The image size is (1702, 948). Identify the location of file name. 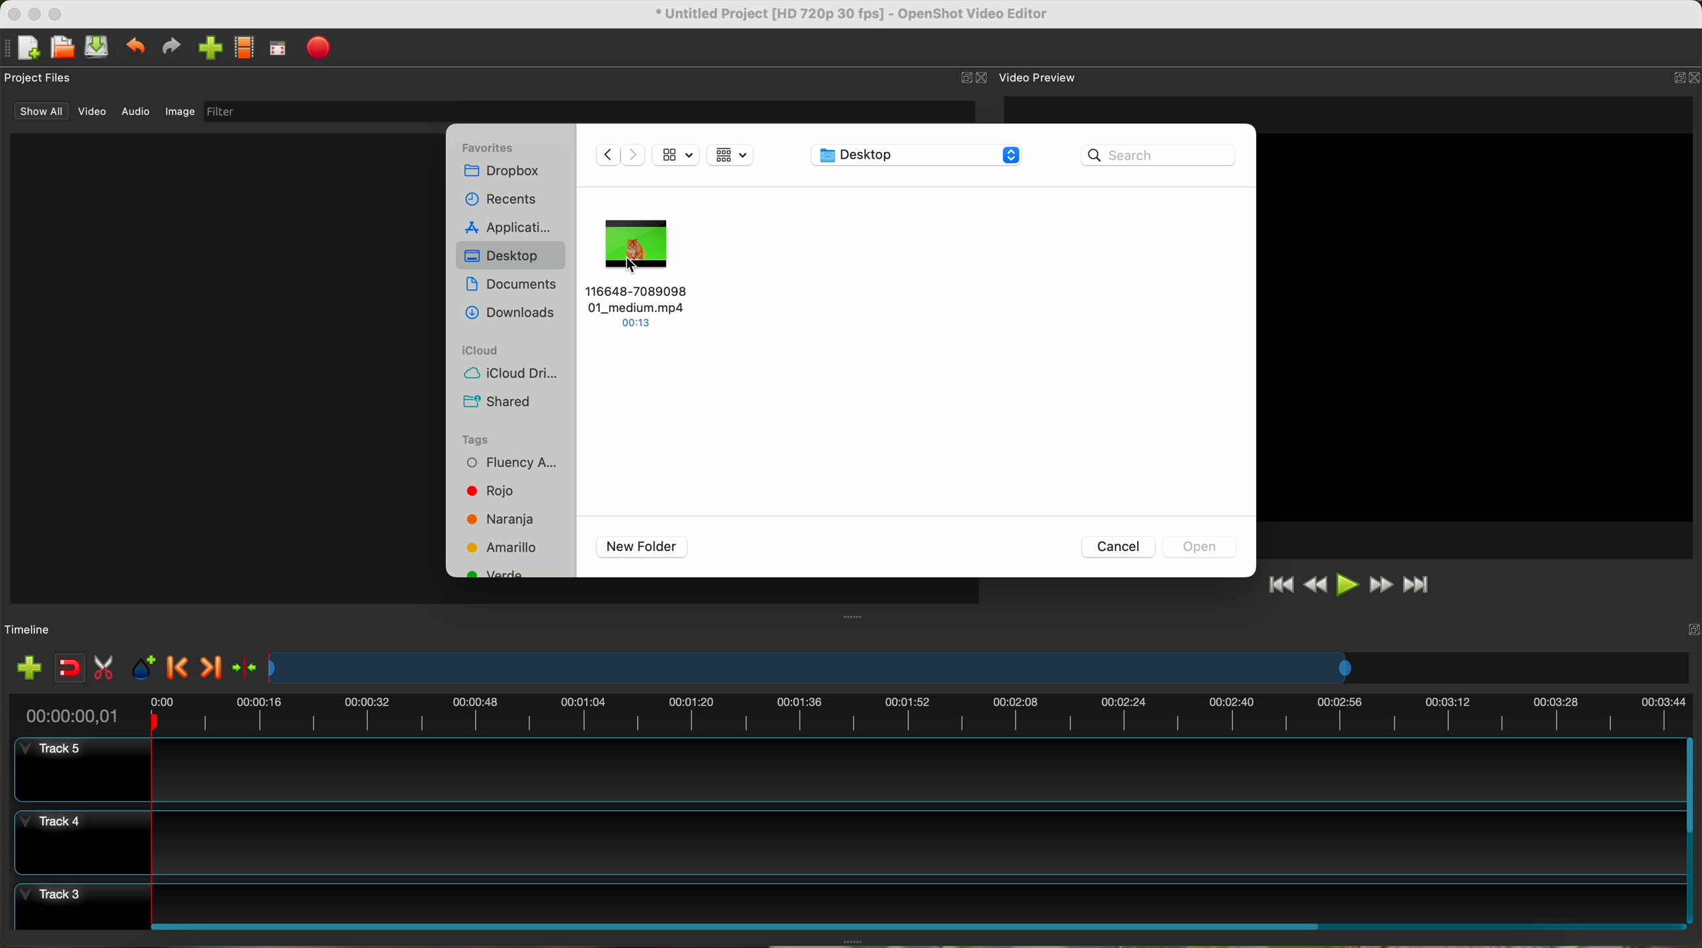
(853, 15).